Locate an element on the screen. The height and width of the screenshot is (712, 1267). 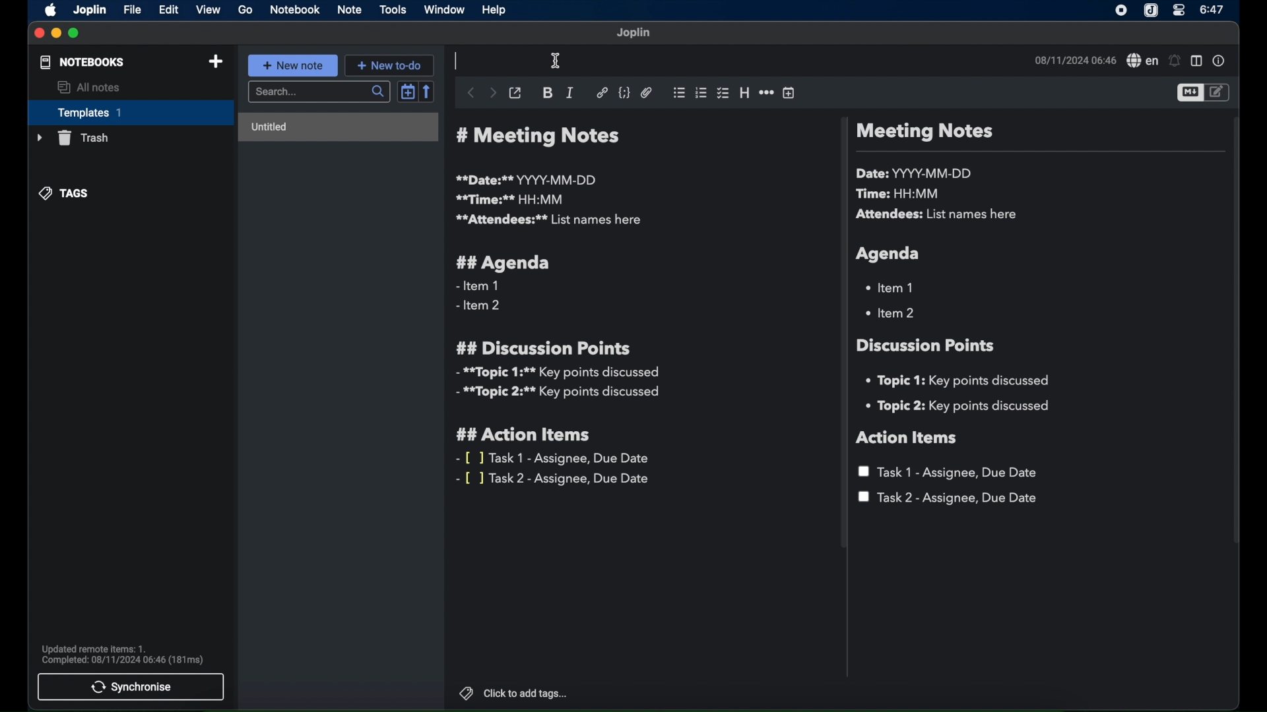
attendees: list names here is located at coordinates (939, 215).